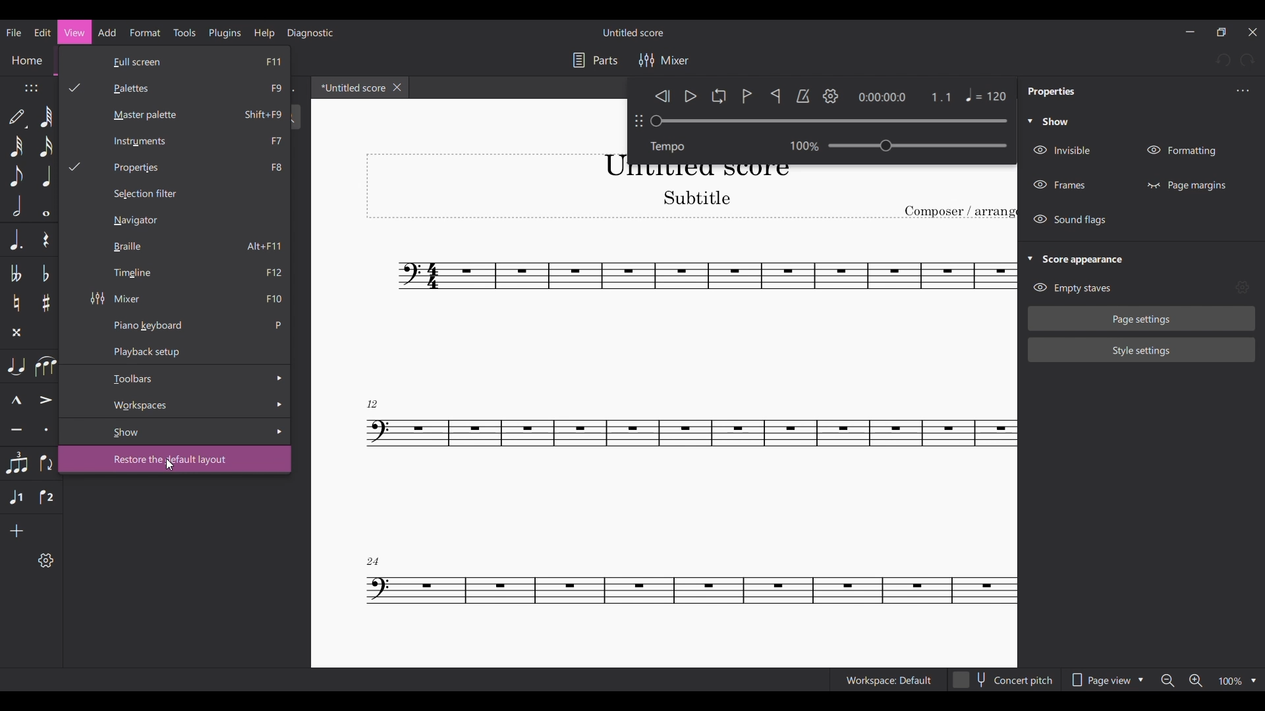 This screenshot has width=1265, height=711. I want to click on Toggle double flat, so click(16, 273).